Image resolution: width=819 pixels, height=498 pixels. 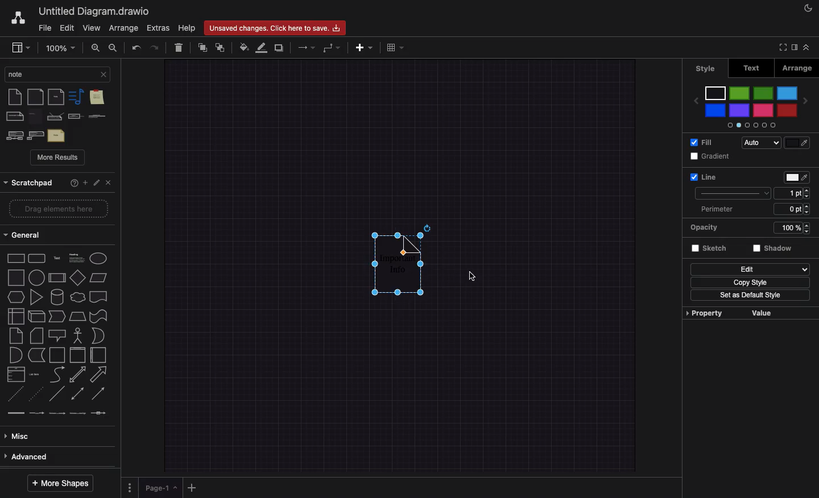 I want to click on heading, so click(x=76, y=257).